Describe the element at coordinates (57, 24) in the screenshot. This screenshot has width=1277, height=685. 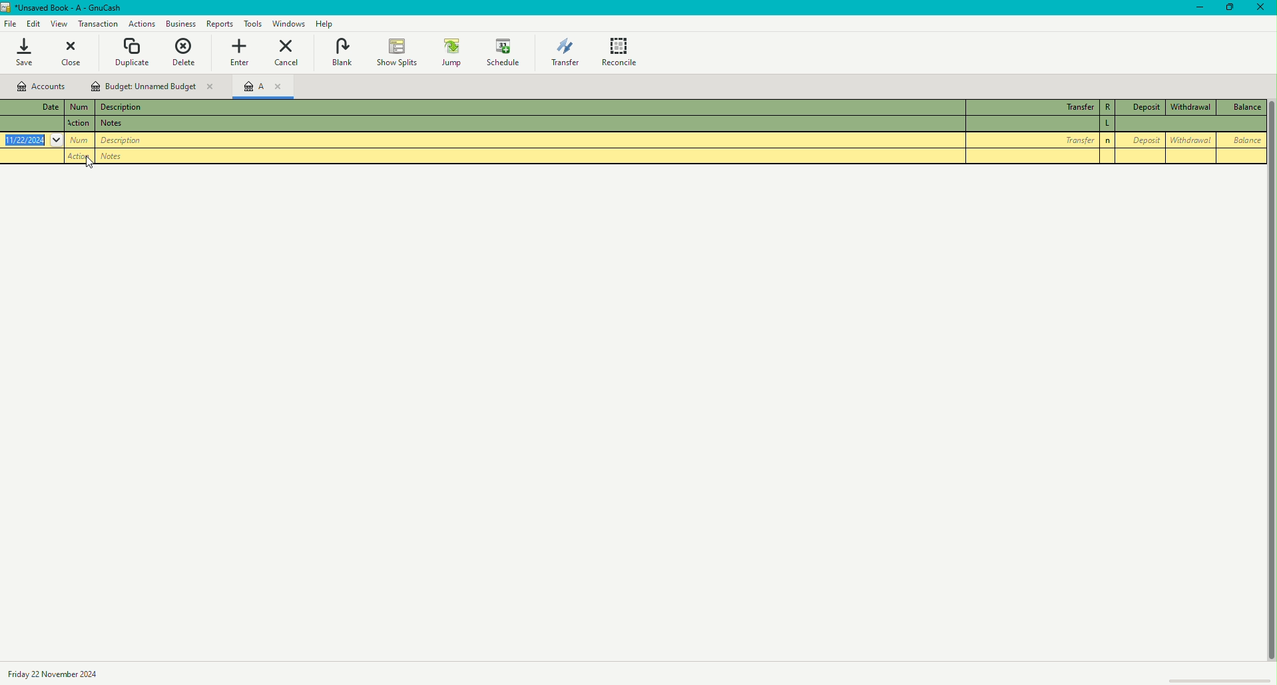
I see `View` at that location.